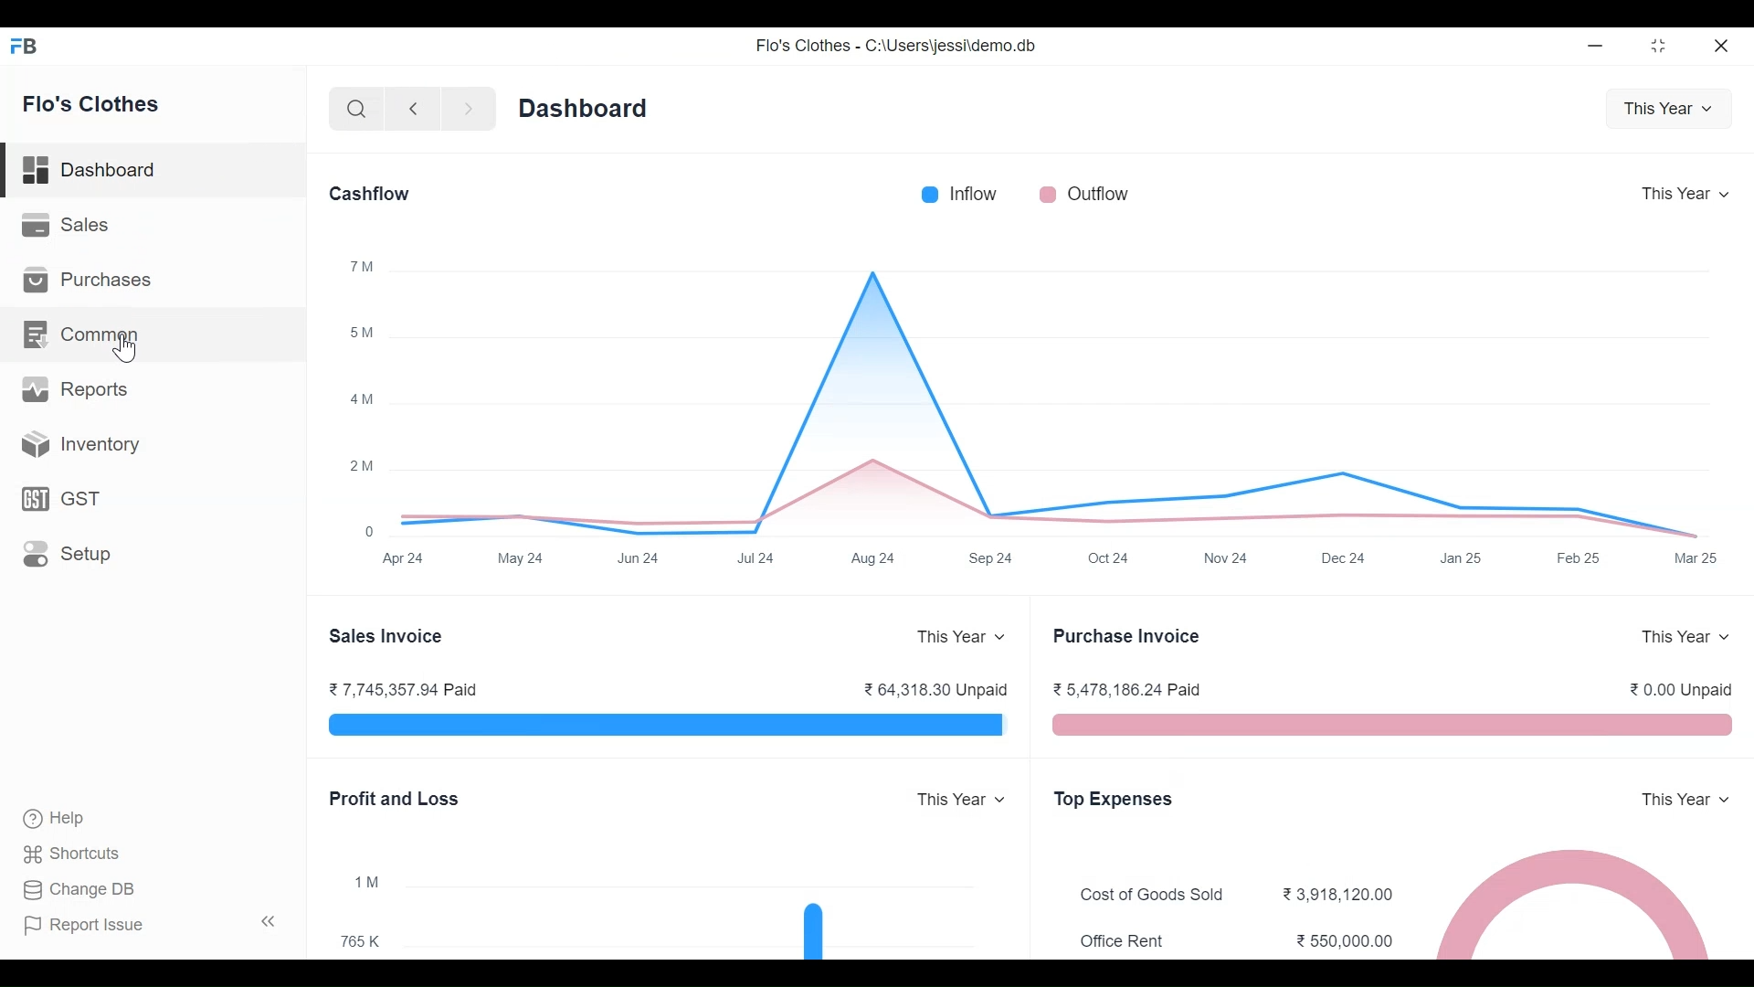  Describe the element at coordinates (1669, 106) in the screenshot. I see `This Year` at that location.